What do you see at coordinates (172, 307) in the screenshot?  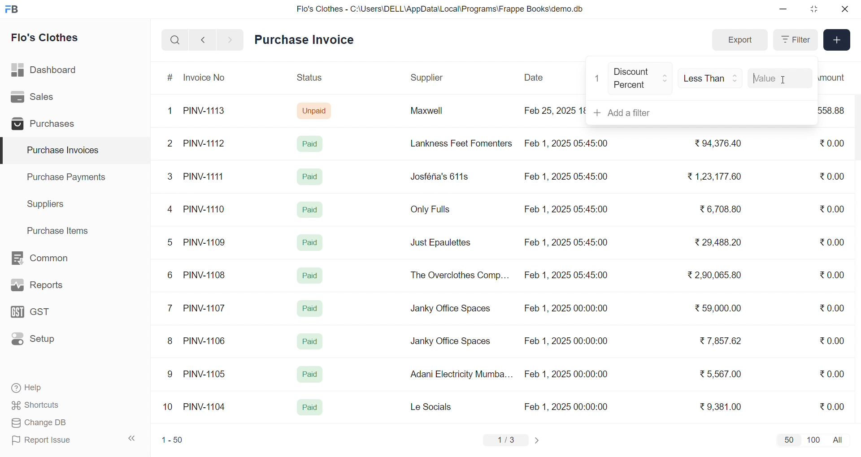 I see `7` at bounding box center [172, 307].